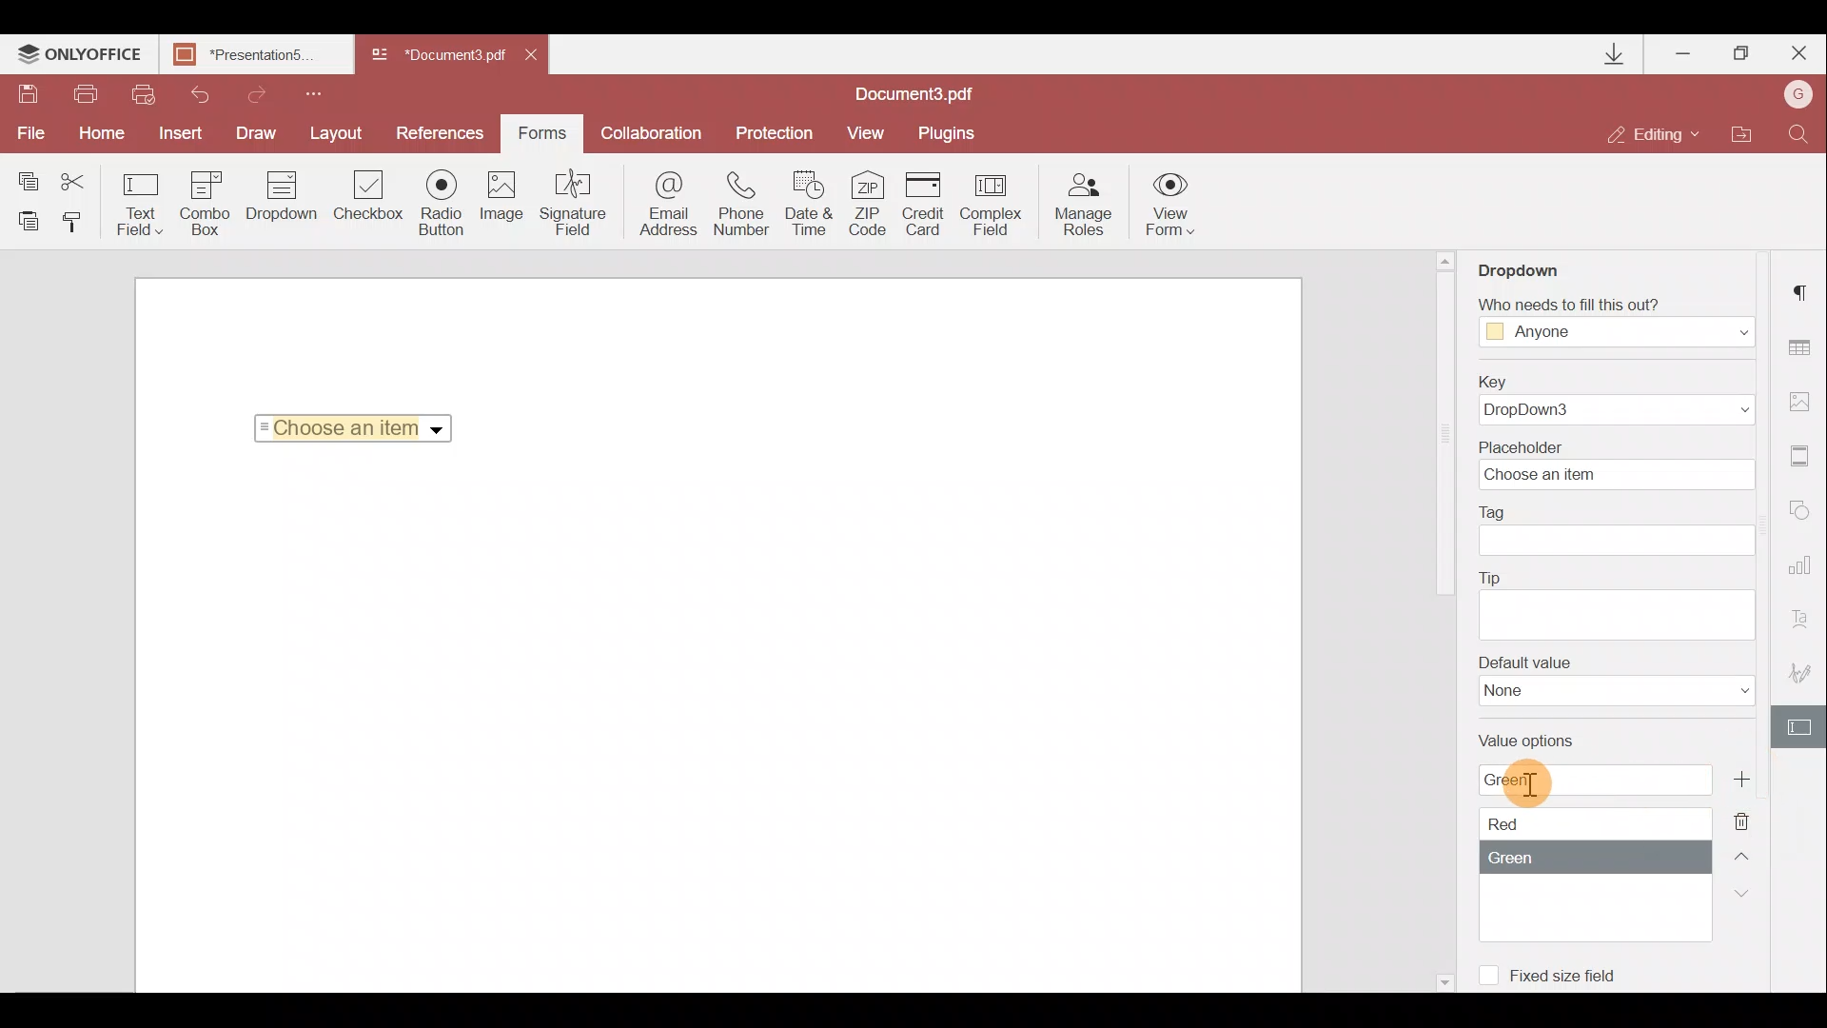 The image size is (1827, 1028). What do you see at coordinates (813, 204) in the screenshot?
I see `Date & time` at bounding box center [813, 204].